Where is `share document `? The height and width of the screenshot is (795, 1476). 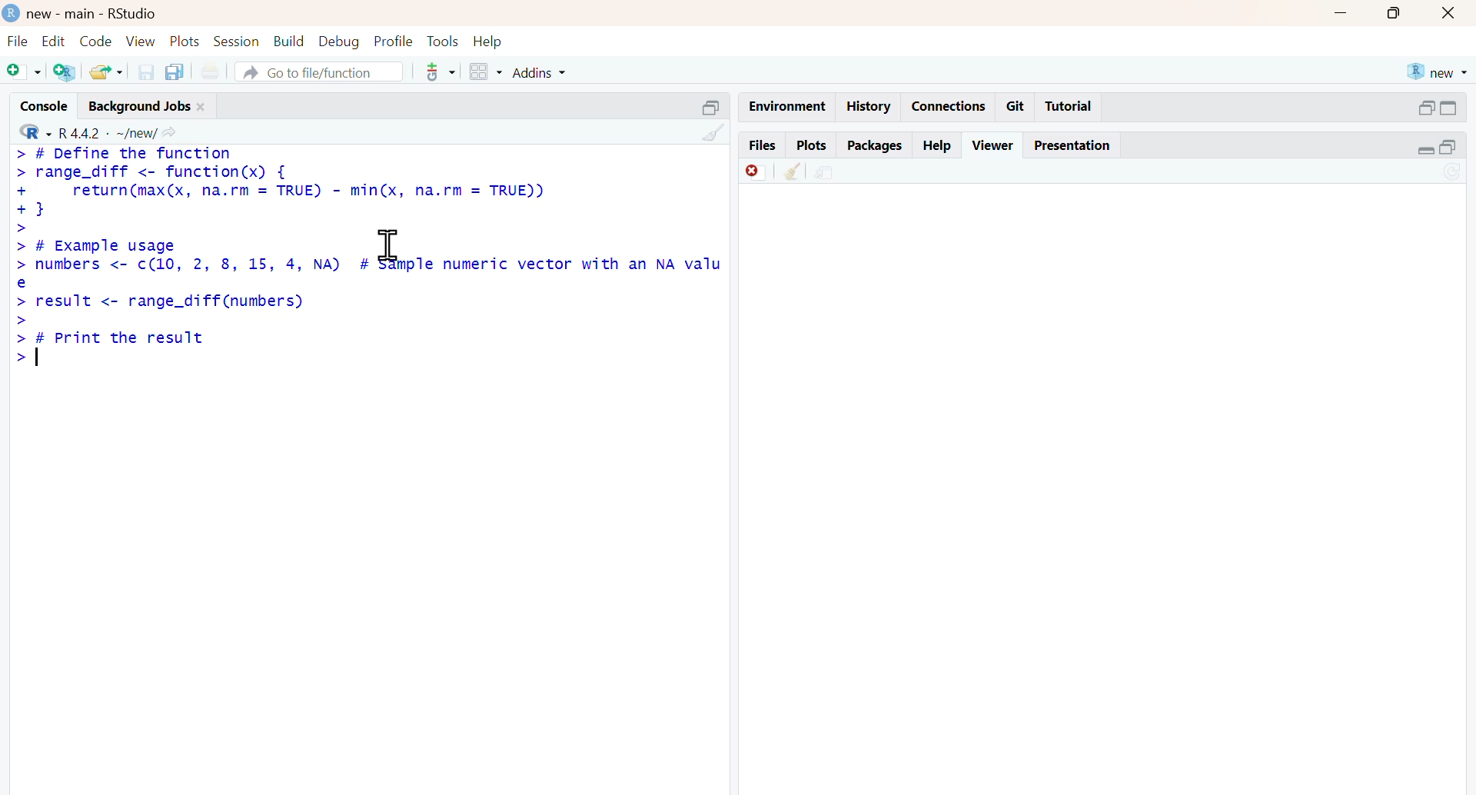
share document  is located at coordinates (824, 173).